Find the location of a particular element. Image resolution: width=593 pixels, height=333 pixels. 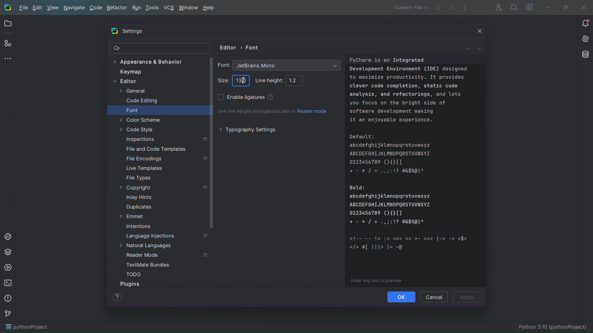

Editor > Font is located at coordinates (240, 47).